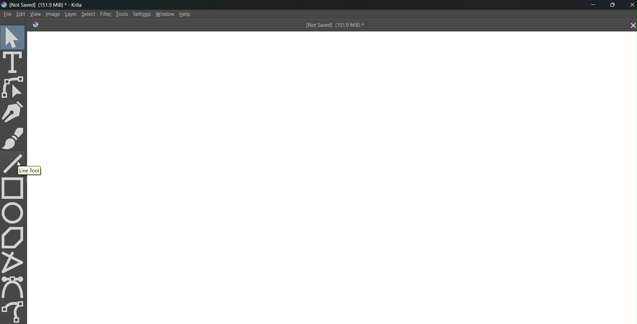  What do you see at coordinates (188, 14) in the screenshot?
I see `Help` at bounding box center [188, 14].